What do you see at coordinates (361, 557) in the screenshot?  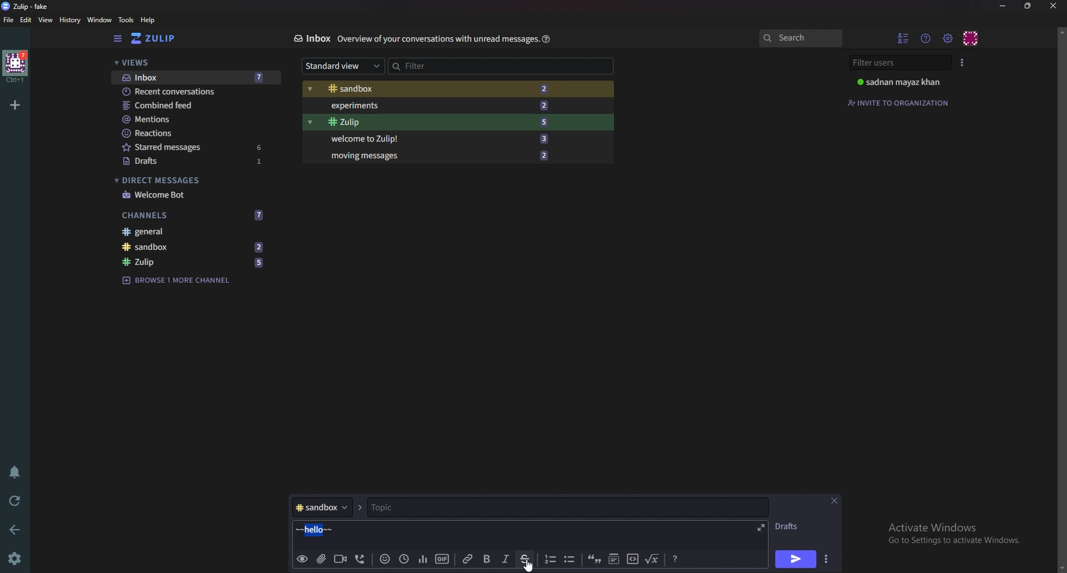 I see `voice call` at bounding box center [361, 557].